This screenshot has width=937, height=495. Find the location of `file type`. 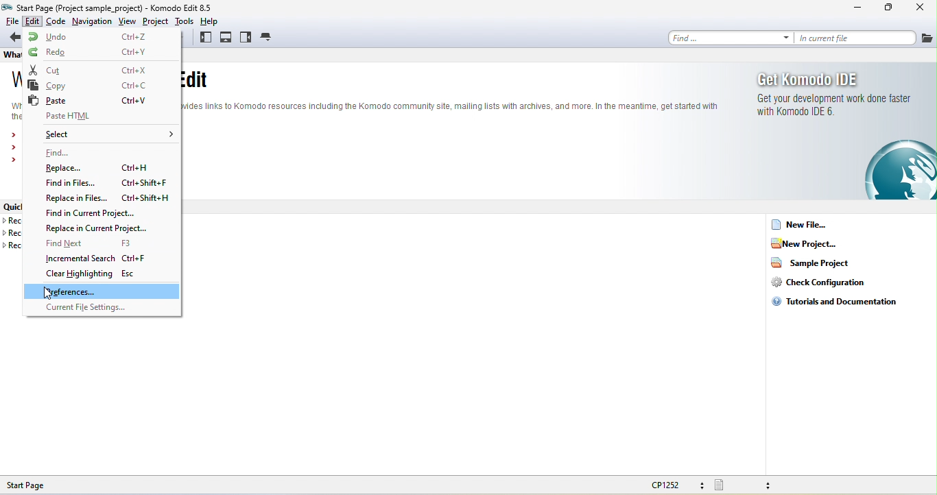

file type is located at coordinates (747, 485).